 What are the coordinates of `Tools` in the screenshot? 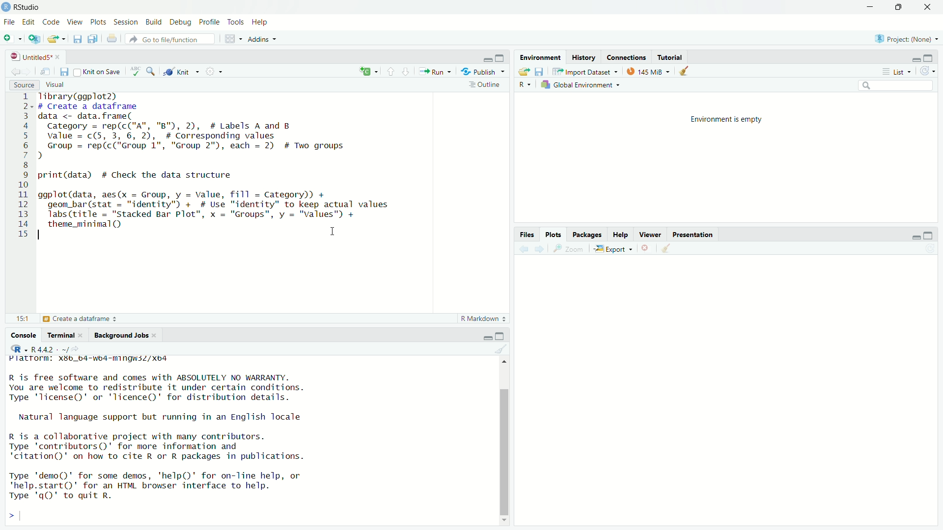 It's located at (236, 22).